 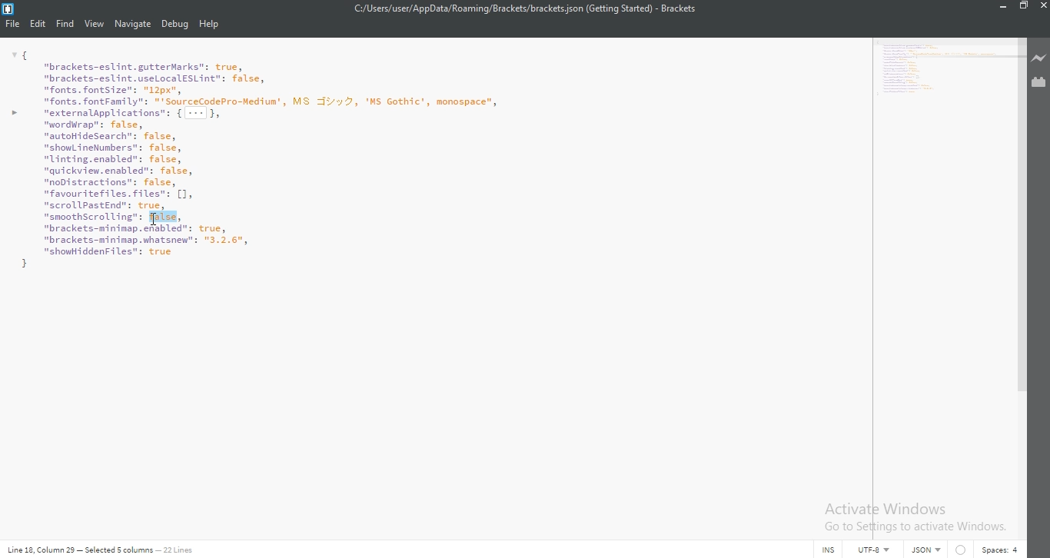 What do you see at coordinates (8, 9) in the screenshot?
I see `Brackets Desktop Icon` at bounding box center [8, 9].